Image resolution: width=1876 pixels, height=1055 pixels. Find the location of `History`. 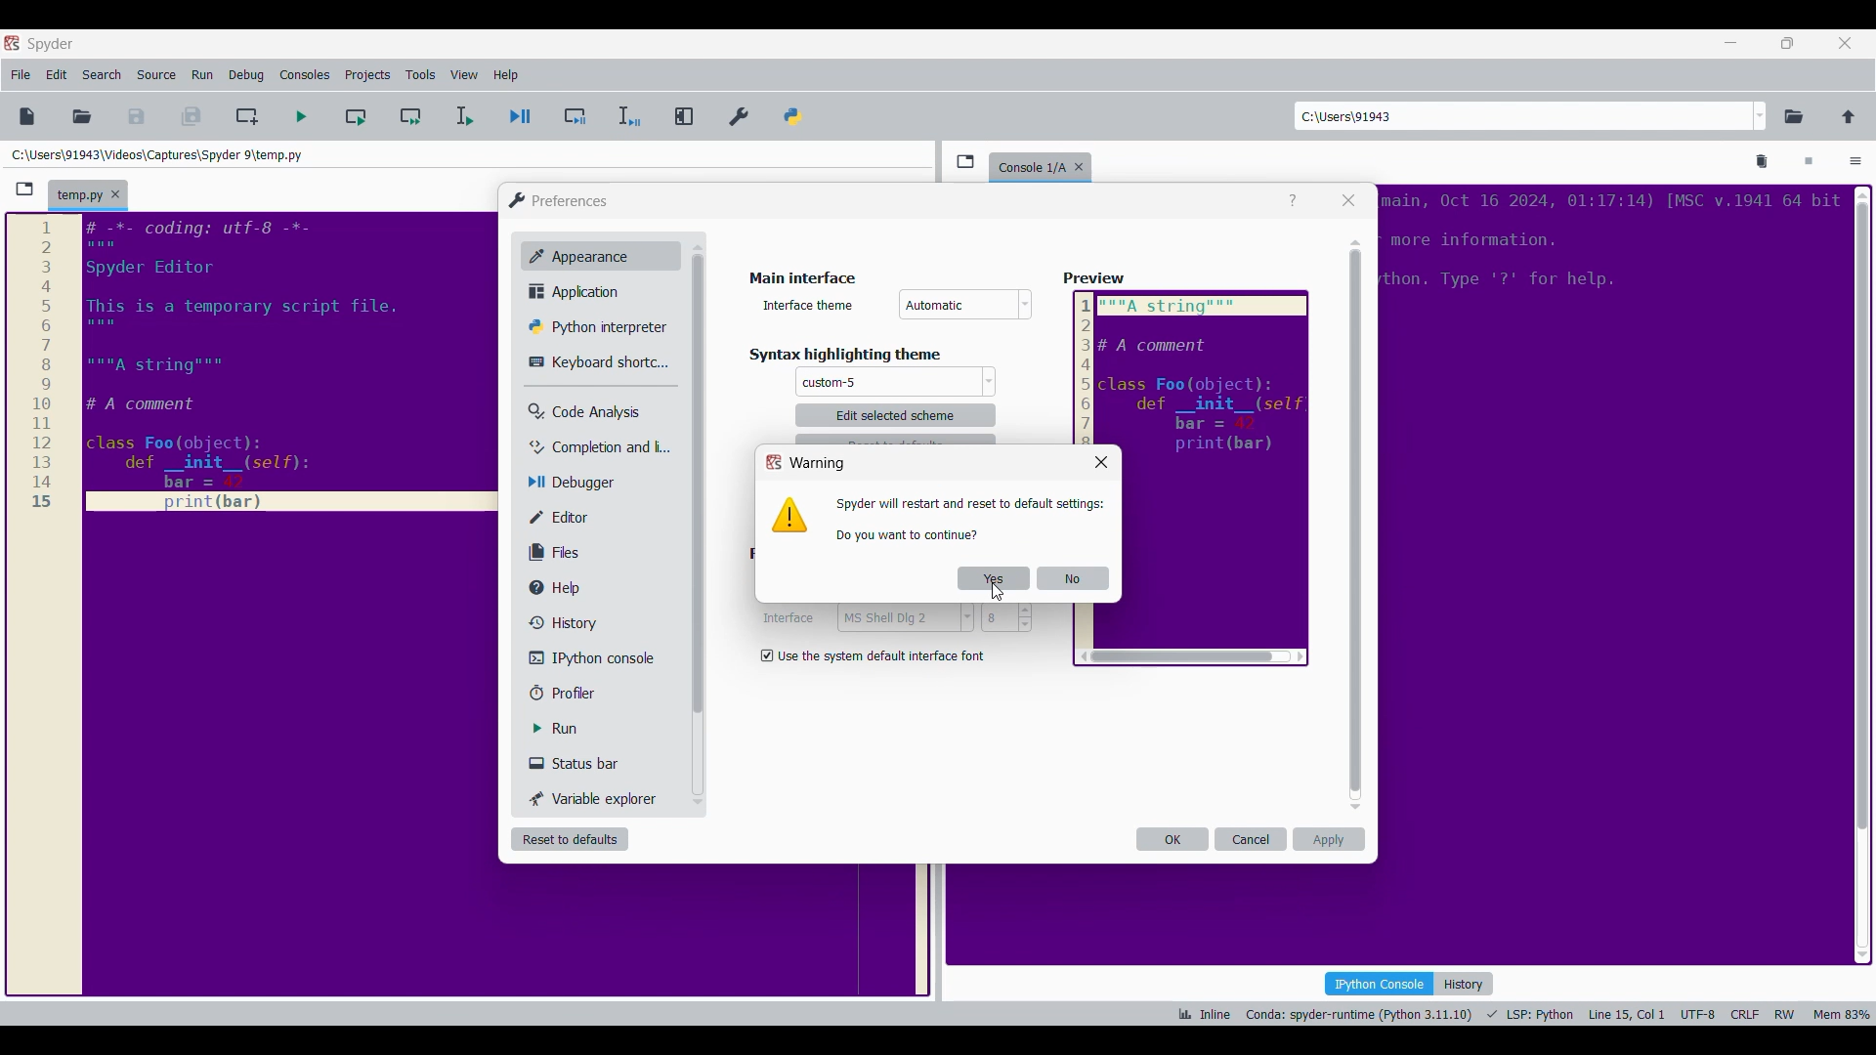

History is located at coordinates (600, 623).